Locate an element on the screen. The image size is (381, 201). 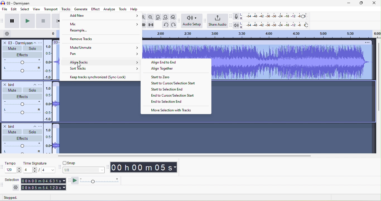
o3 darmiyaan is located at coordinates (16, 42).